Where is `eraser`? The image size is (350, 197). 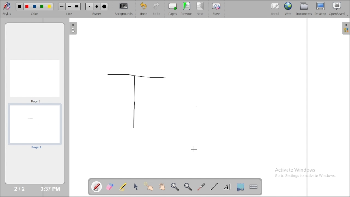 eraser is located at coordinates (97, 14).